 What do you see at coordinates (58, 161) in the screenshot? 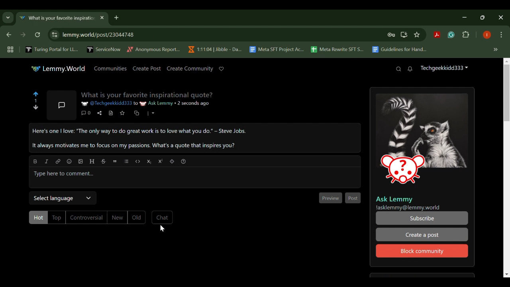
I see `link` at bounding box center [58, 161].